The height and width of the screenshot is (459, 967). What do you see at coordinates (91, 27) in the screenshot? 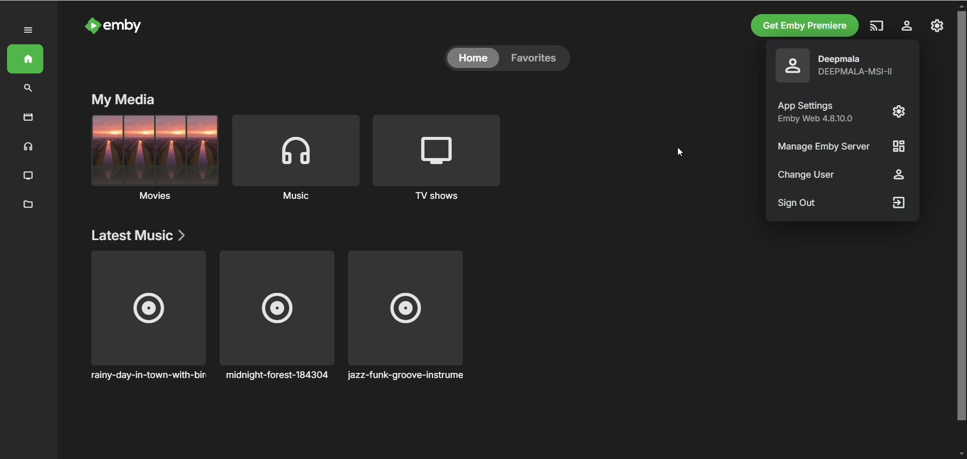
I see `emby logo` at bounding box center [91, 27].